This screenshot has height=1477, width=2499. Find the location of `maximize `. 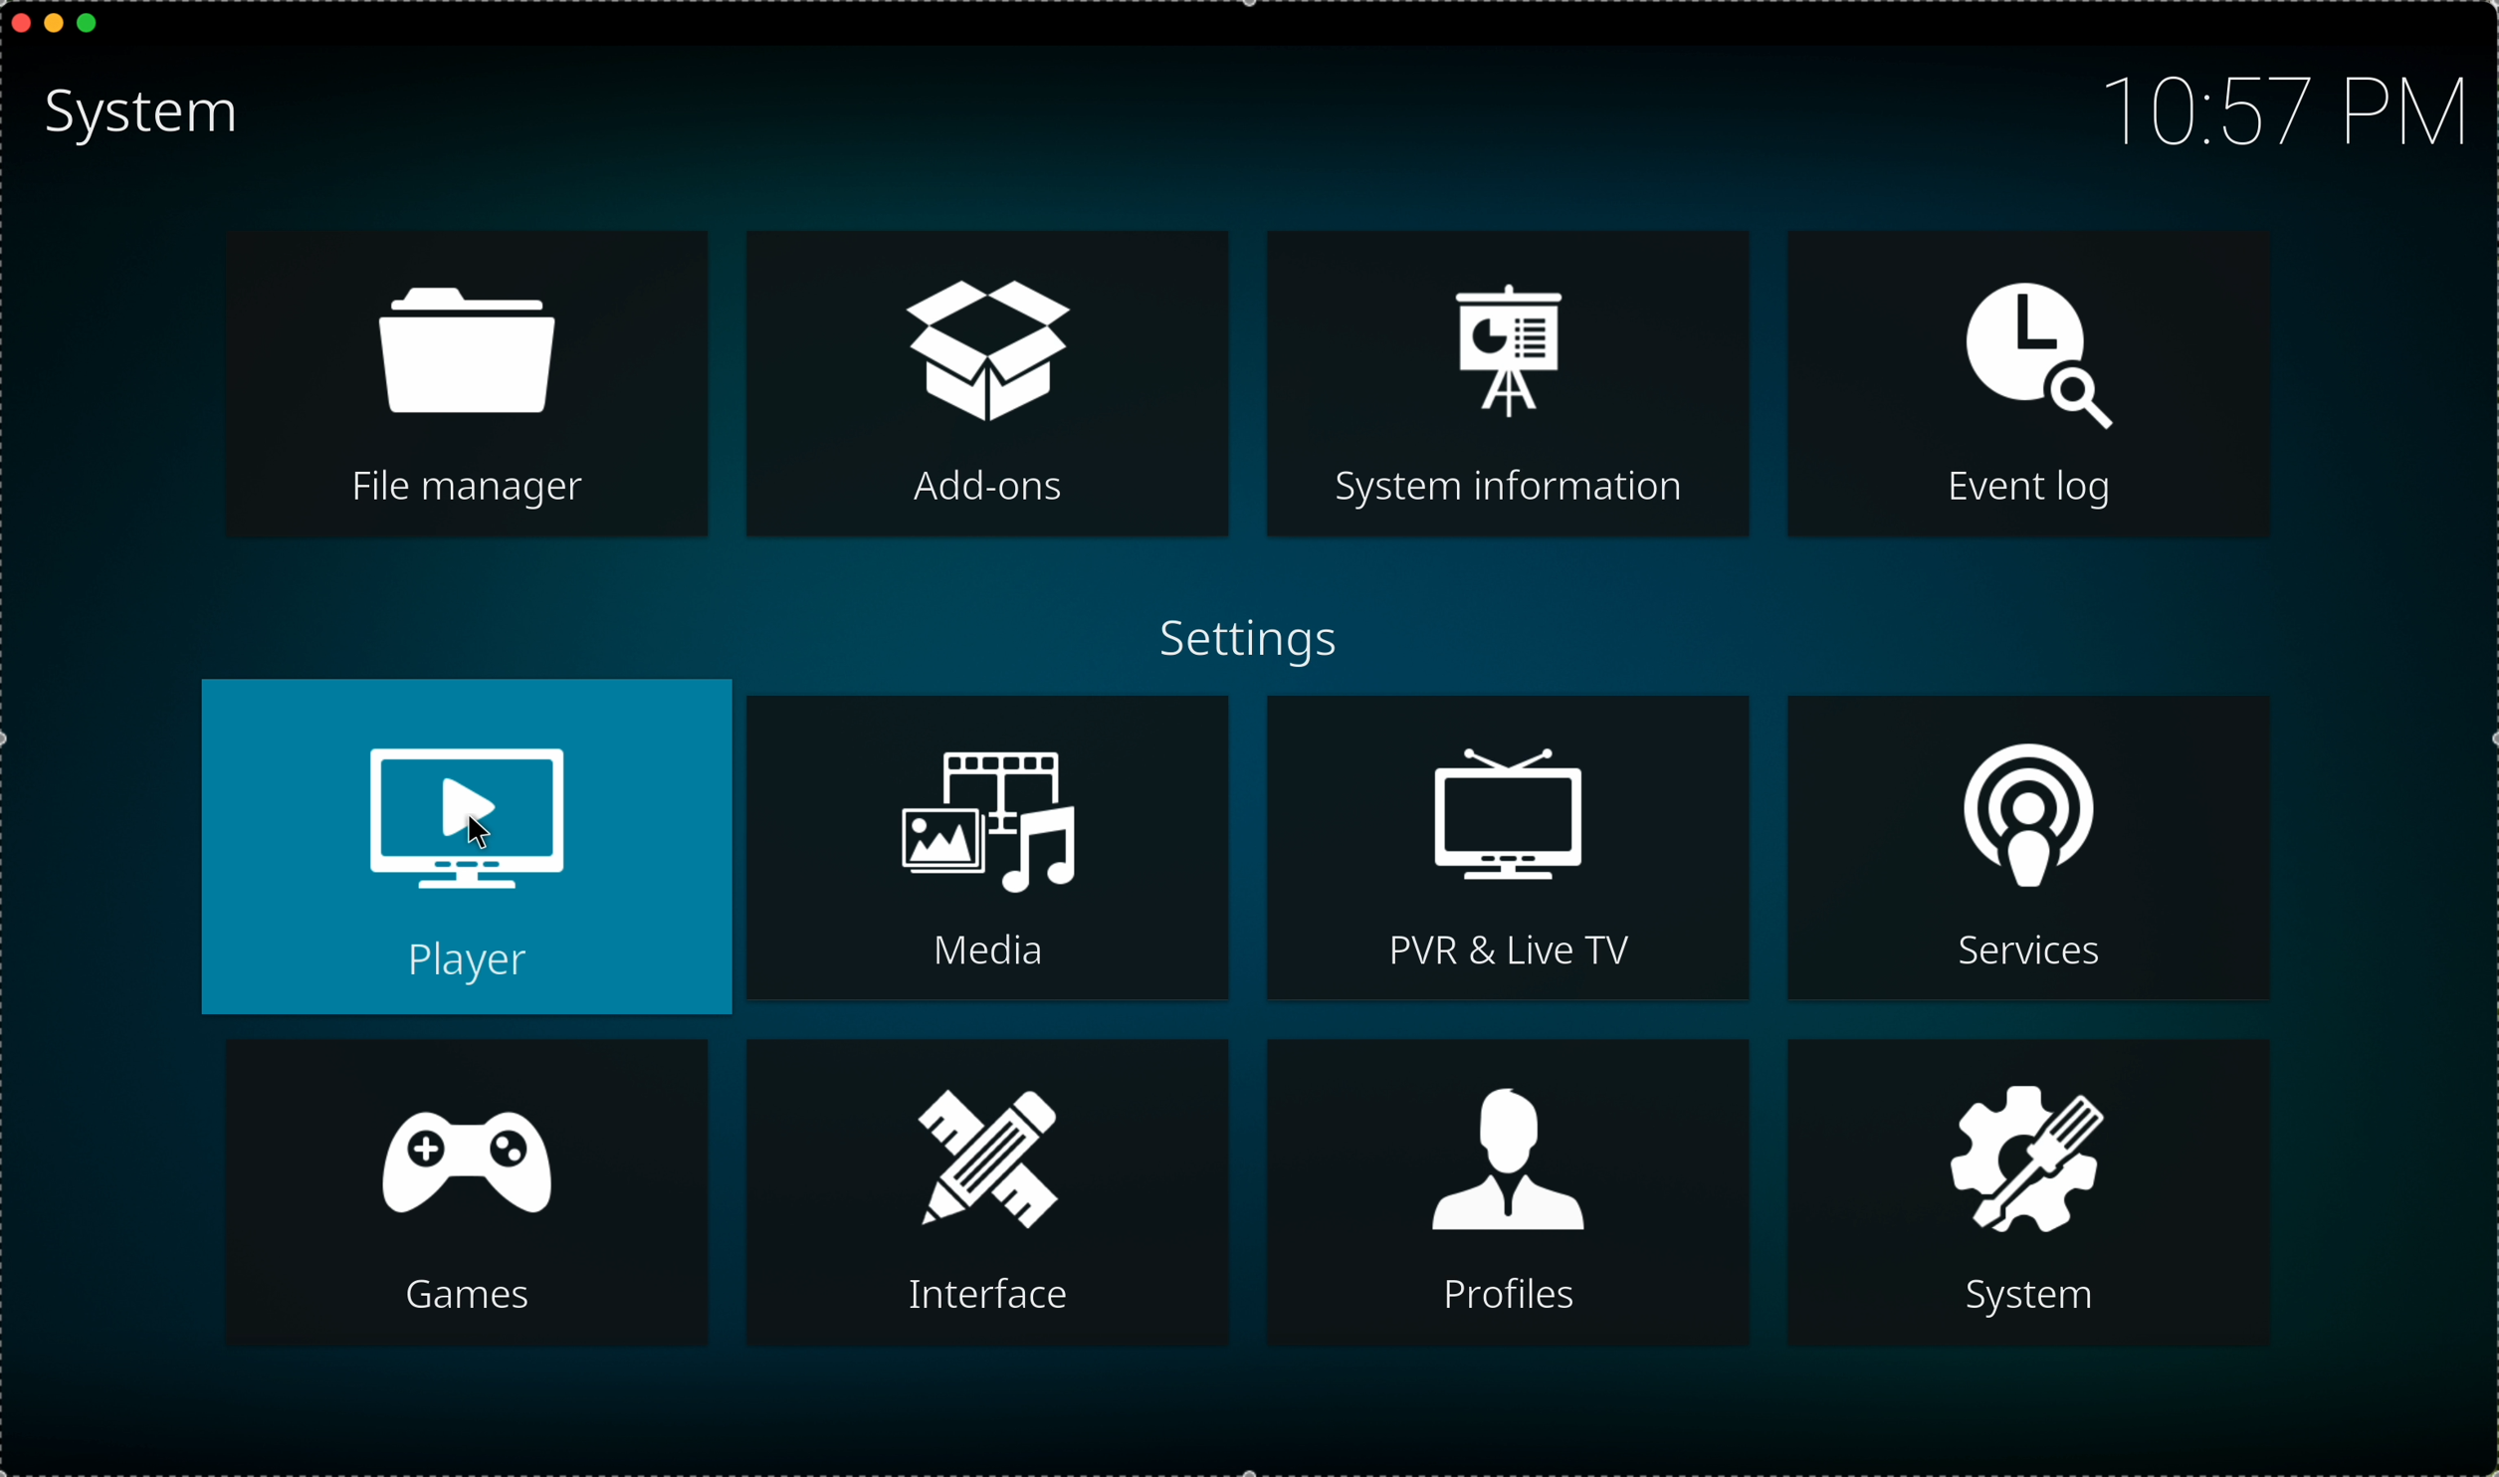

maximize  is located at coordinates (97, 25).